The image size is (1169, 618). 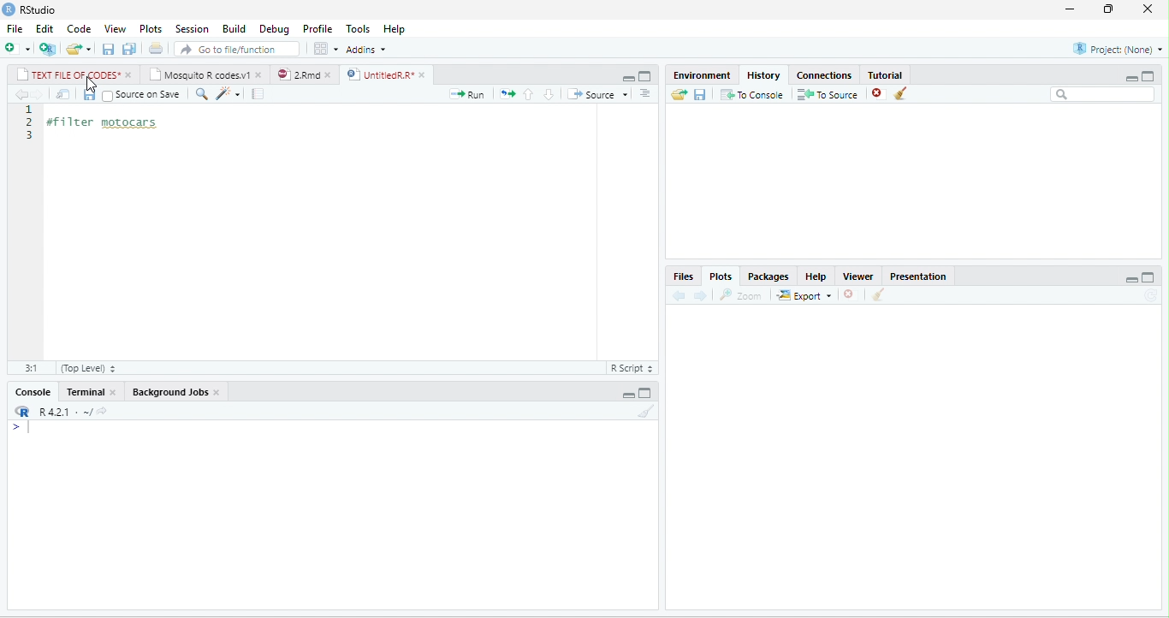 What do you see at coordinates (89, 368) in the screenshot?
I see `Top Level` at bounding box center [89, 368].